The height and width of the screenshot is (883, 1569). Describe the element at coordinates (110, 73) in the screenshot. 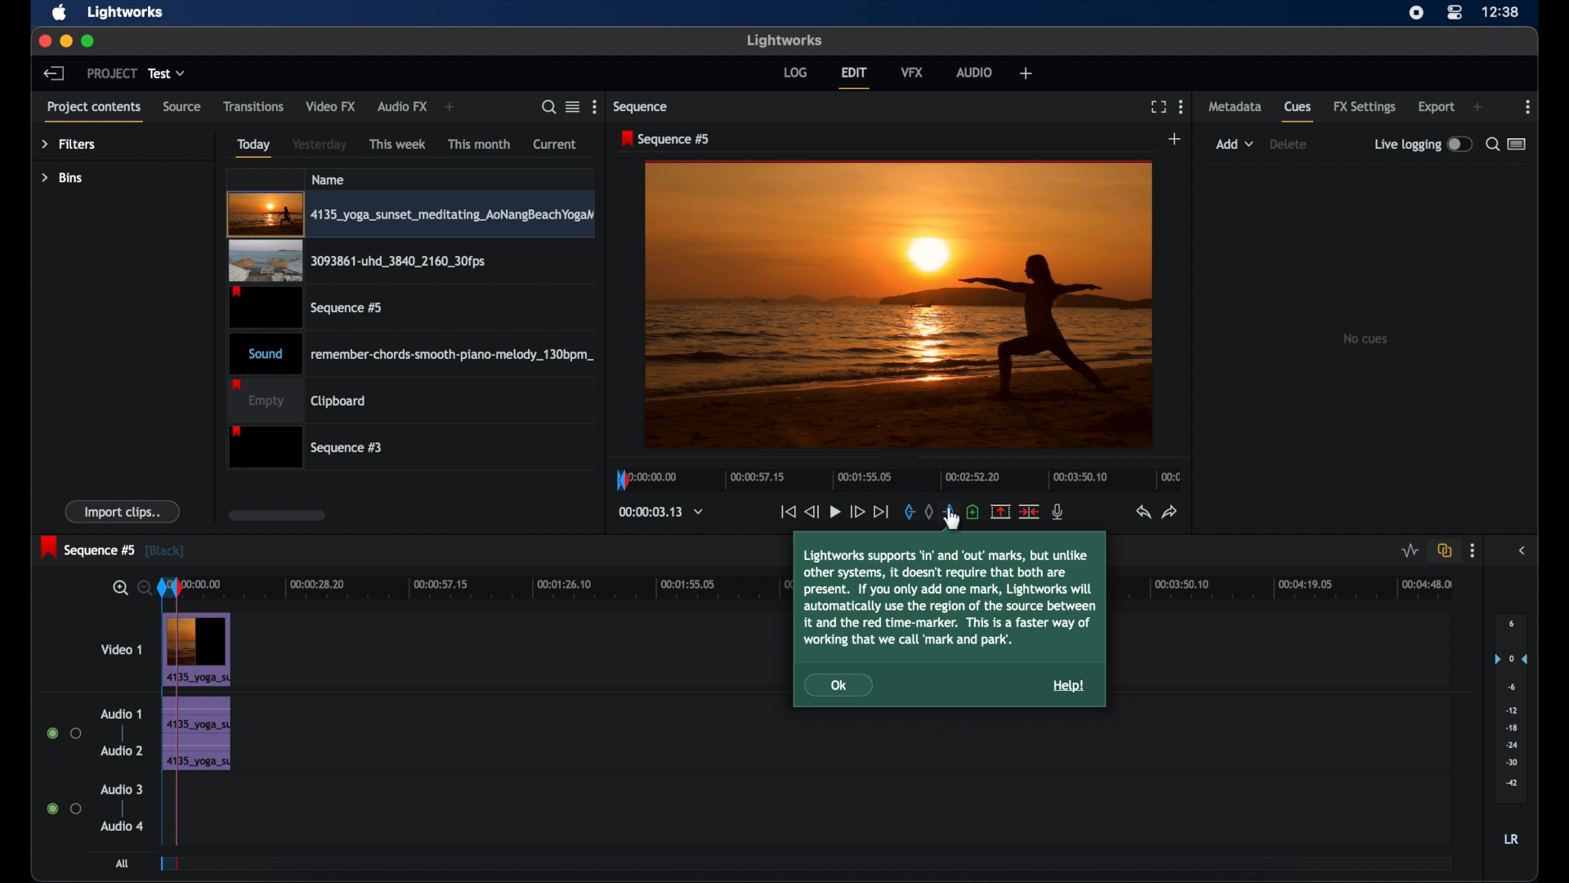

I see `project` at that location.